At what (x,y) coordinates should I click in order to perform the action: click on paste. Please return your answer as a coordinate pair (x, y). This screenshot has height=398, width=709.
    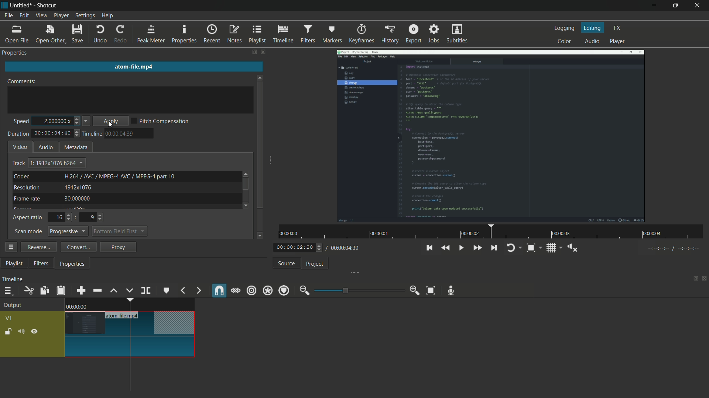
    Looking at the image, I should click on (61, 290).